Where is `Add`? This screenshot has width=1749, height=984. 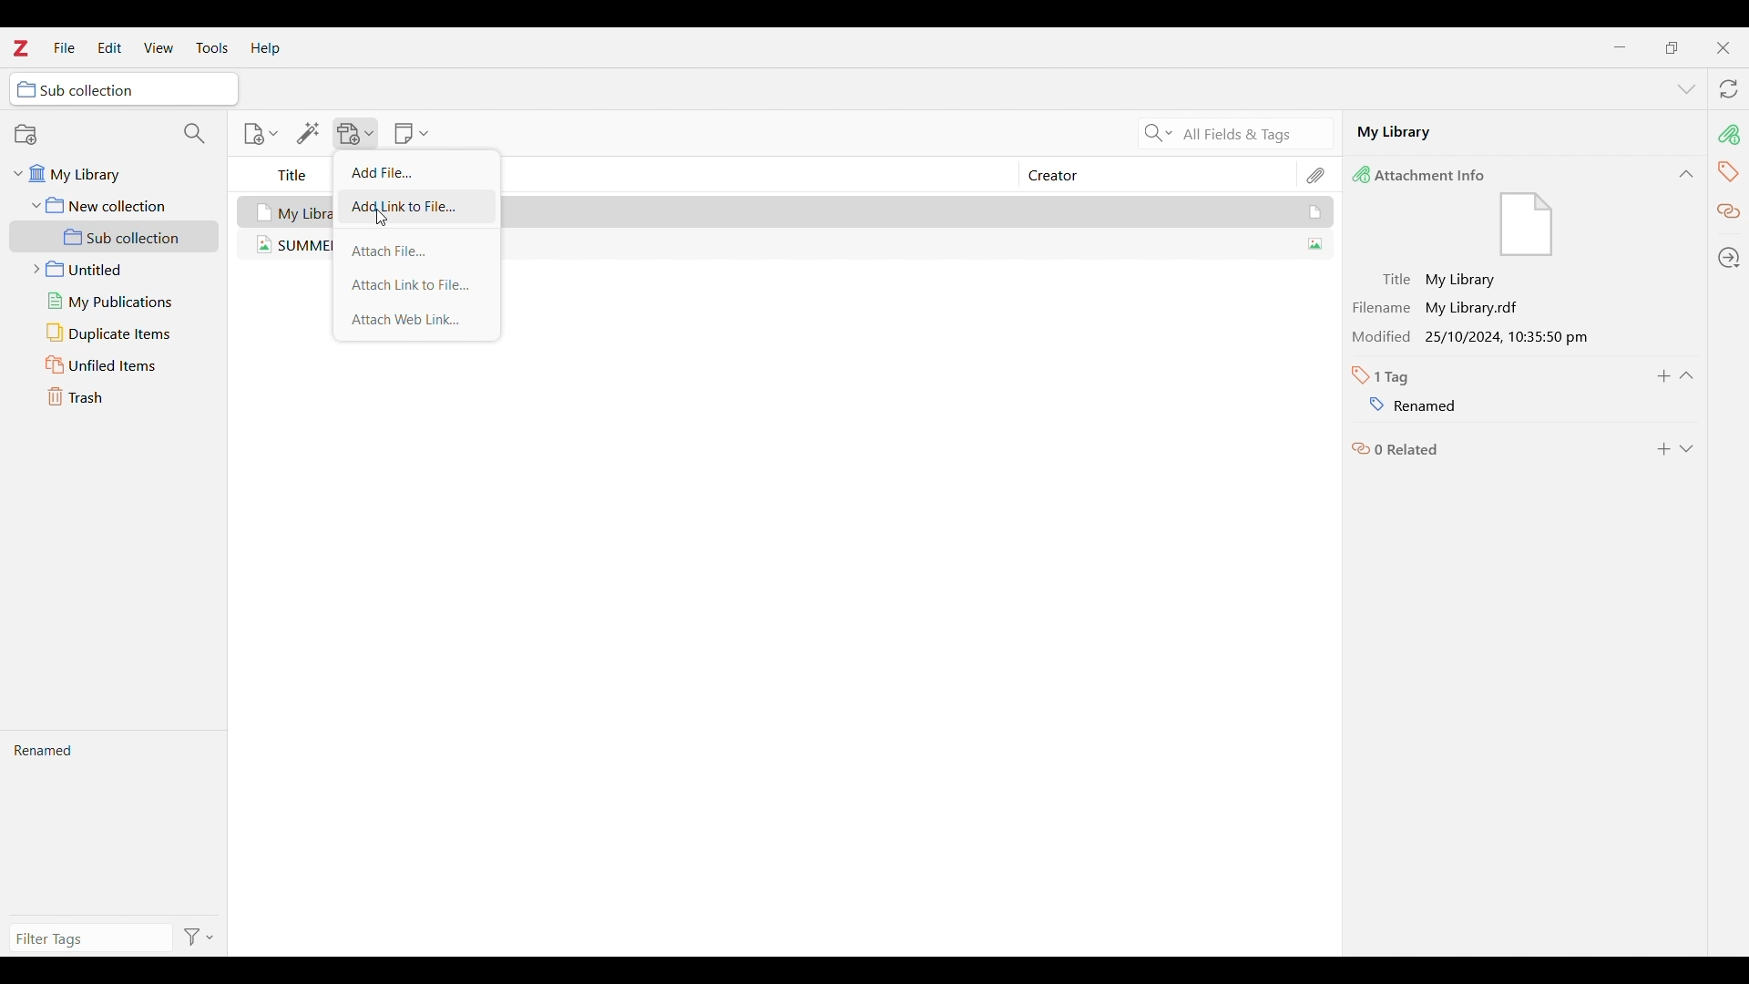 Add is located at coordinates (1663, 376).